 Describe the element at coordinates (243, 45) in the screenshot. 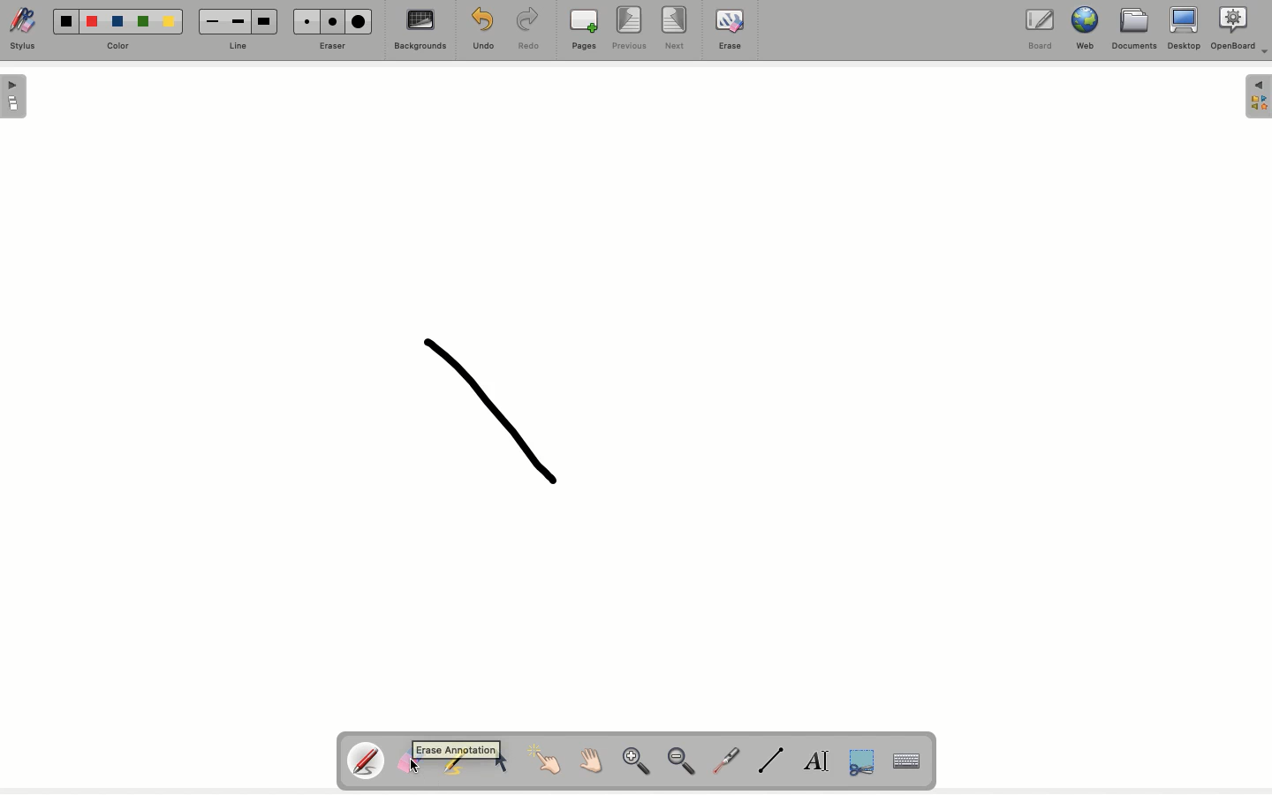

I see `Line` at that location.